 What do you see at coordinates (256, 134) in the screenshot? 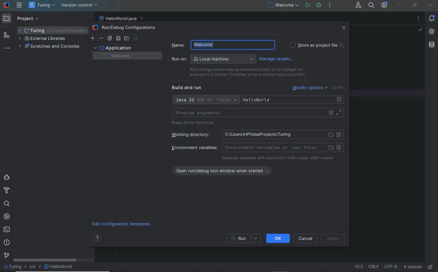
I see `Working directory` at bounding box center [256, 134].